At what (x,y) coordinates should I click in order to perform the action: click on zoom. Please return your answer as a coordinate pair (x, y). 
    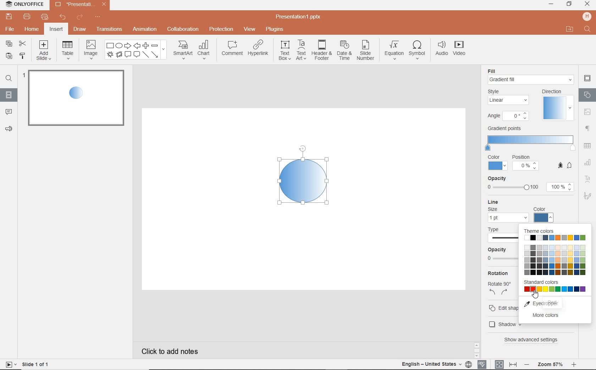
    Looking at the image, I should click on (550, 365).